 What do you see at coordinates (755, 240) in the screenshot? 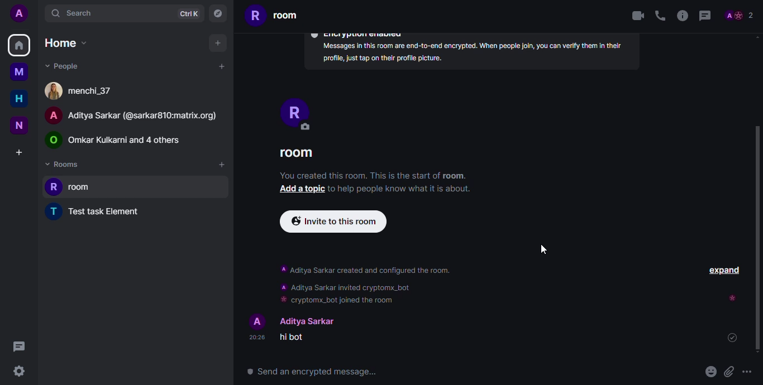
I see `Scrollbar` at bounding box center [755, 240].